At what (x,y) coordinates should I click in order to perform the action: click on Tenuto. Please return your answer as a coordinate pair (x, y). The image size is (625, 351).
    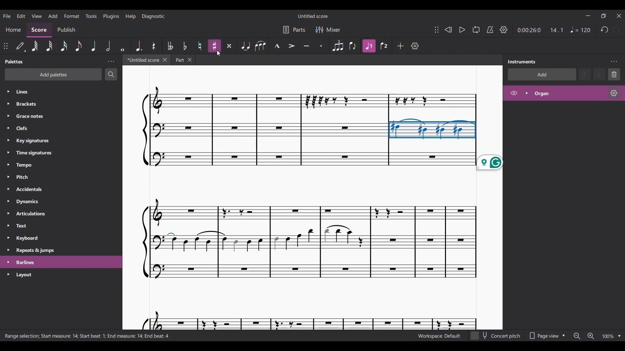
    Looking at the image, I should click on (307, 46).